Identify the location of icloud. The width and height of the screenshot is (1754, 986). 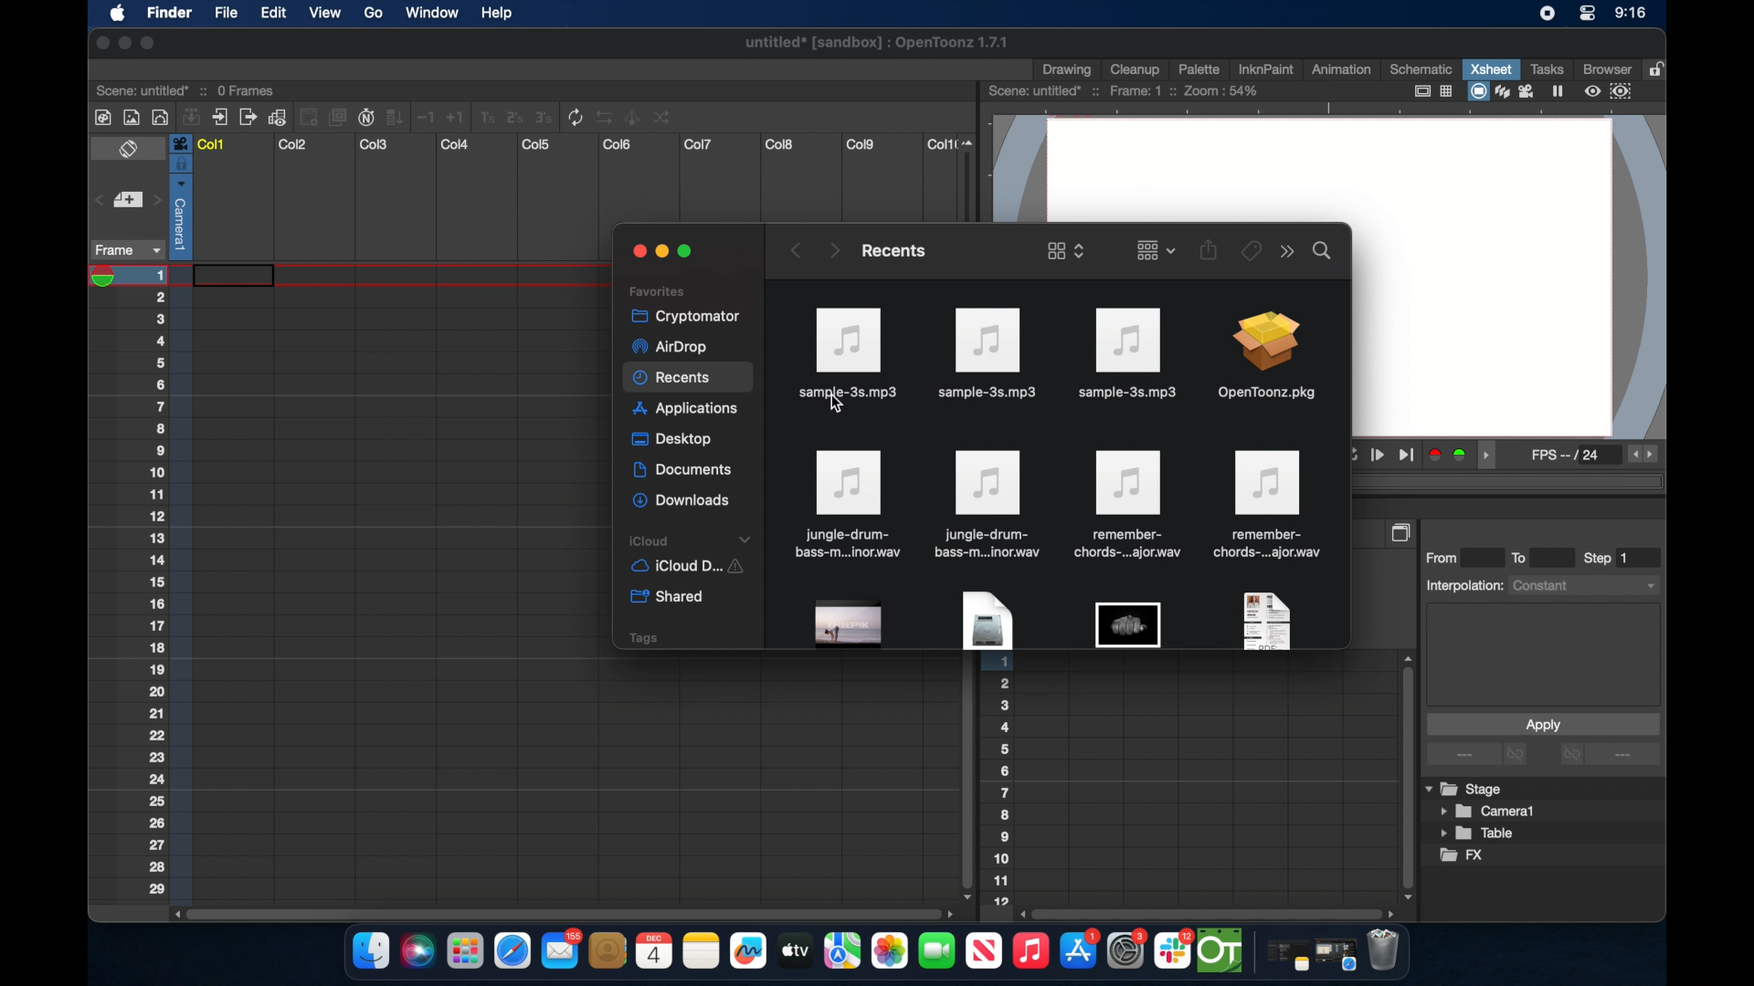
(692, 540).